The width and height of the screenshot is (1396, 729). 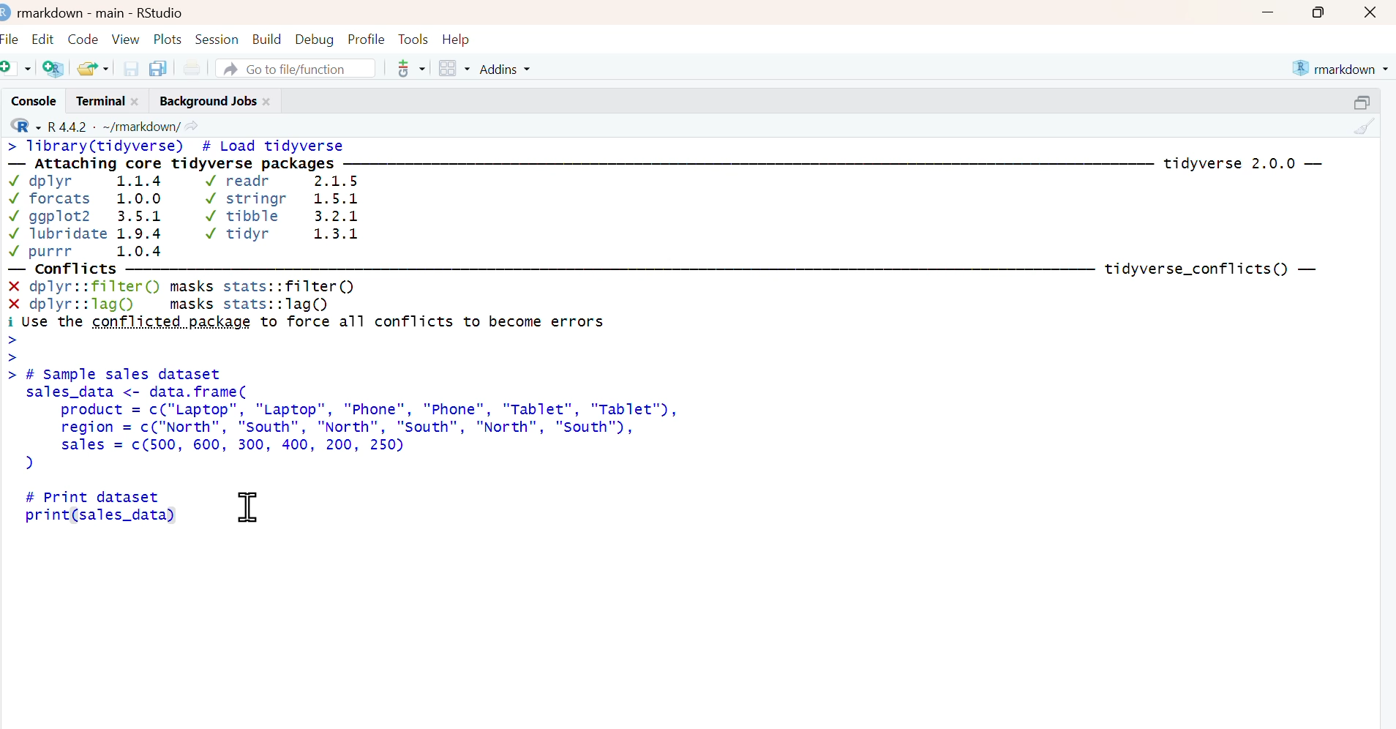 What do you see at coordinates (268, 36) in the screenshot?
I see `Build` at bounding box center [268, 36].